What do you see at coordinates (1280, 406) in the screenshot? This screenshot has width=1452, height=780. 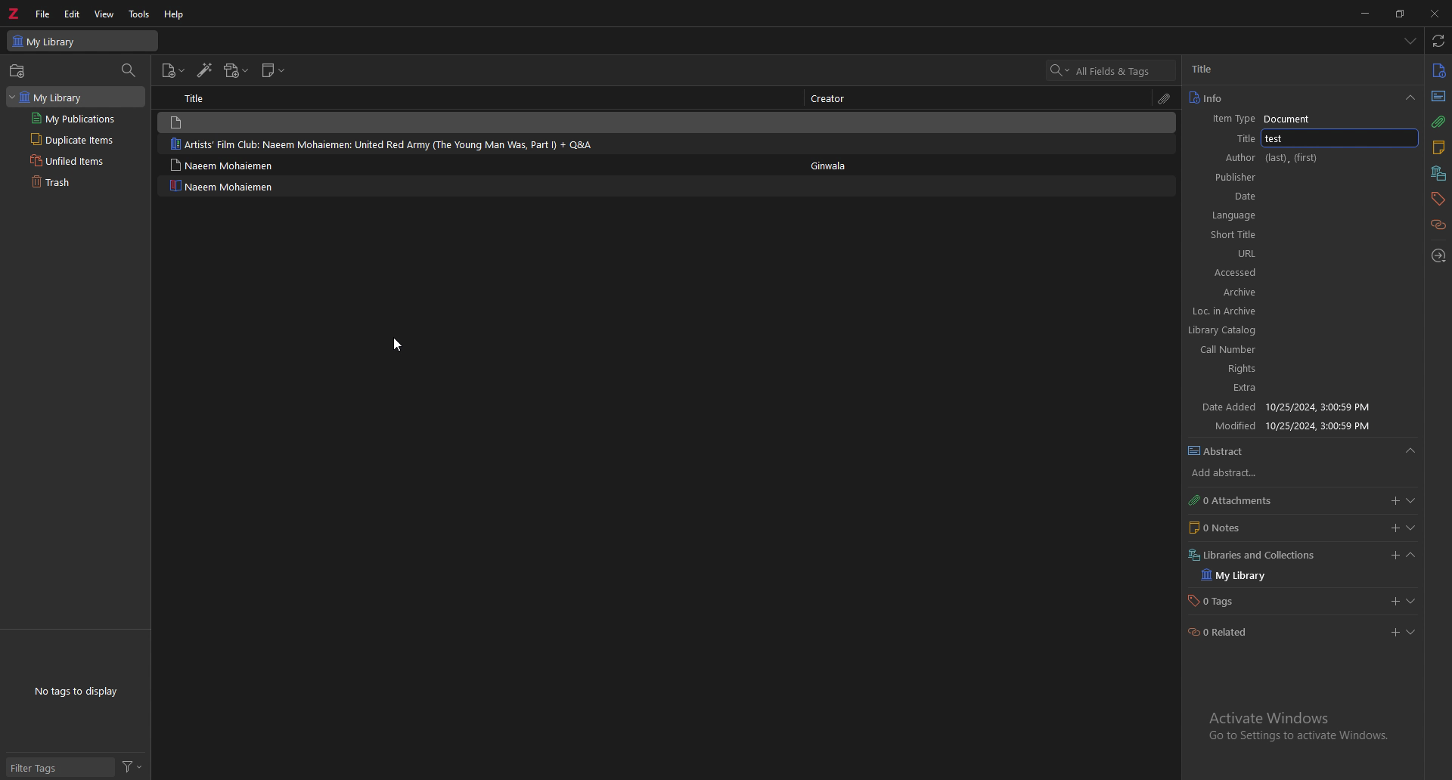 I see `URL` at bounding box center [1280, 406].